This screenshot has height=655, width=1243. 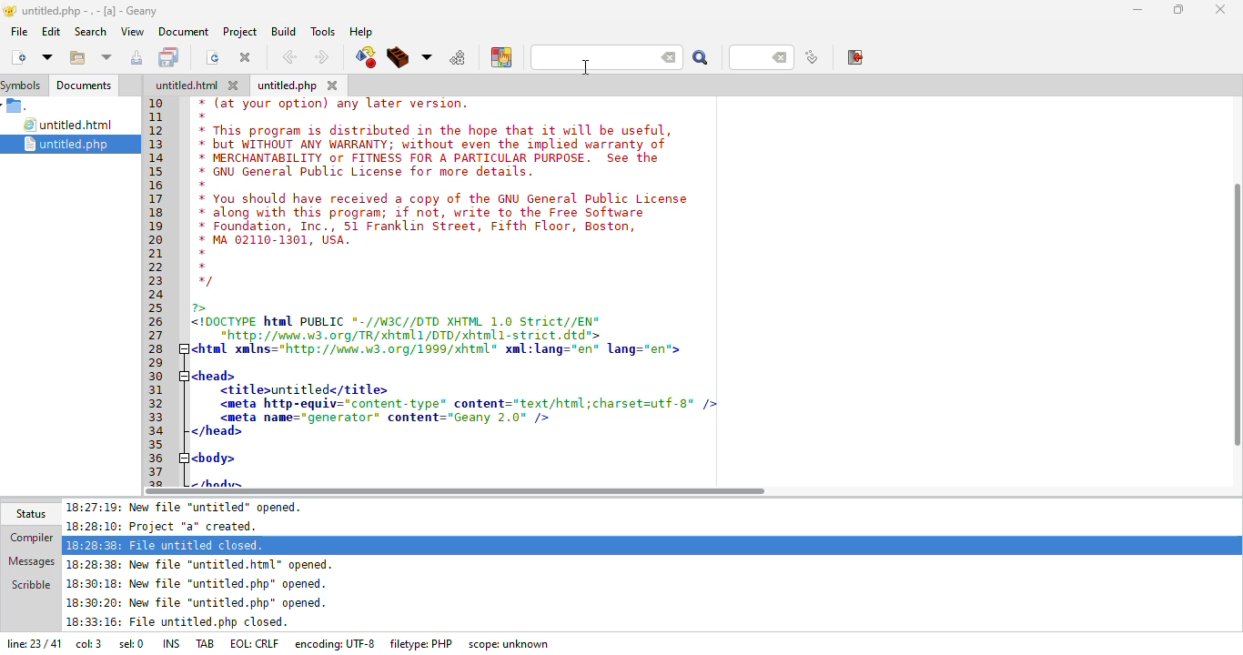 What do you see at coordinates (398, 323) in the screenshot?
I see `<!DOCTYPE html PUBLIC "-//W3C//DTD XHTML 1.0 Strict//EN"` at bounding box center [398, 323].